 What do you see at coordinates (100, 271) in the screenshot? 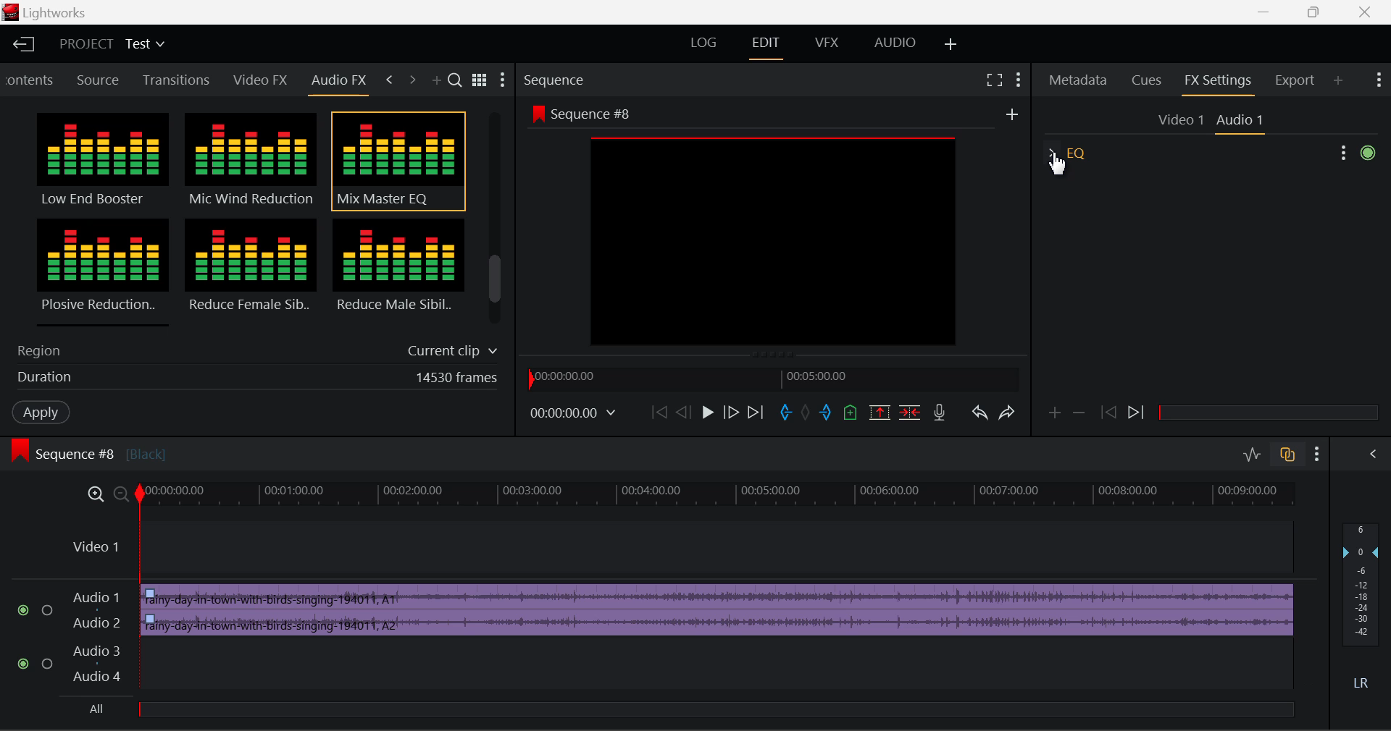
I see `Plosive Reduction` at bounding box center [100, 271].